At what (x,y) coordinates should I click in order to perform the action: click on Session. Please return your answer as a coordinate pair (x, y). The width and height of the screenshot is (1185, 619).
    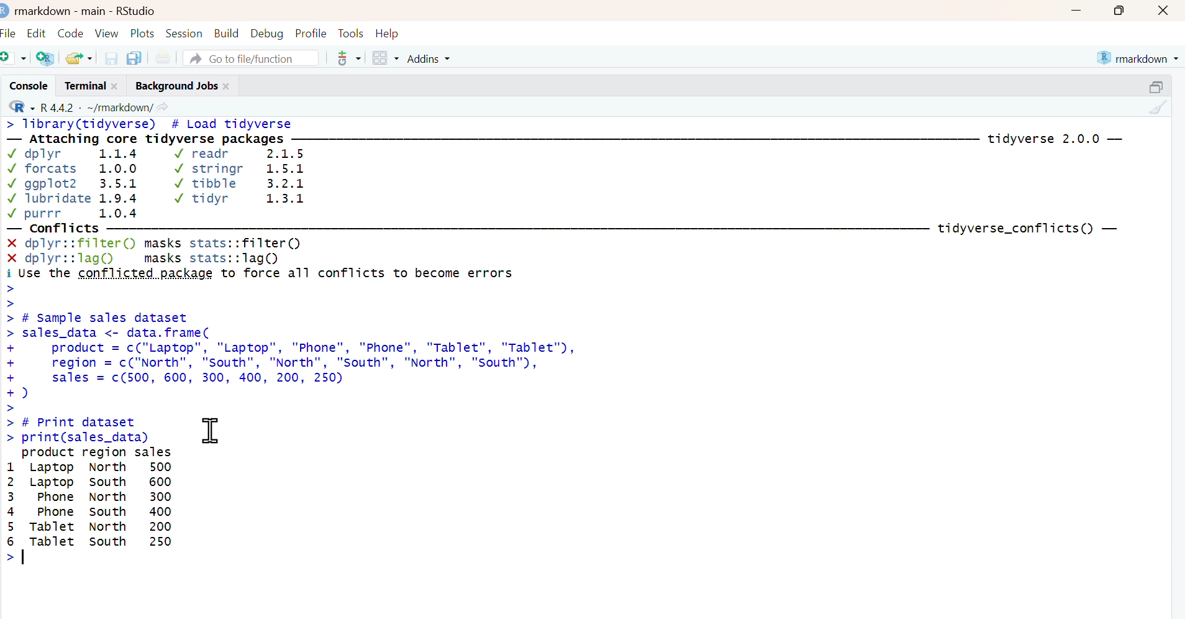
    Looking at the image, I should click on (185, 32).